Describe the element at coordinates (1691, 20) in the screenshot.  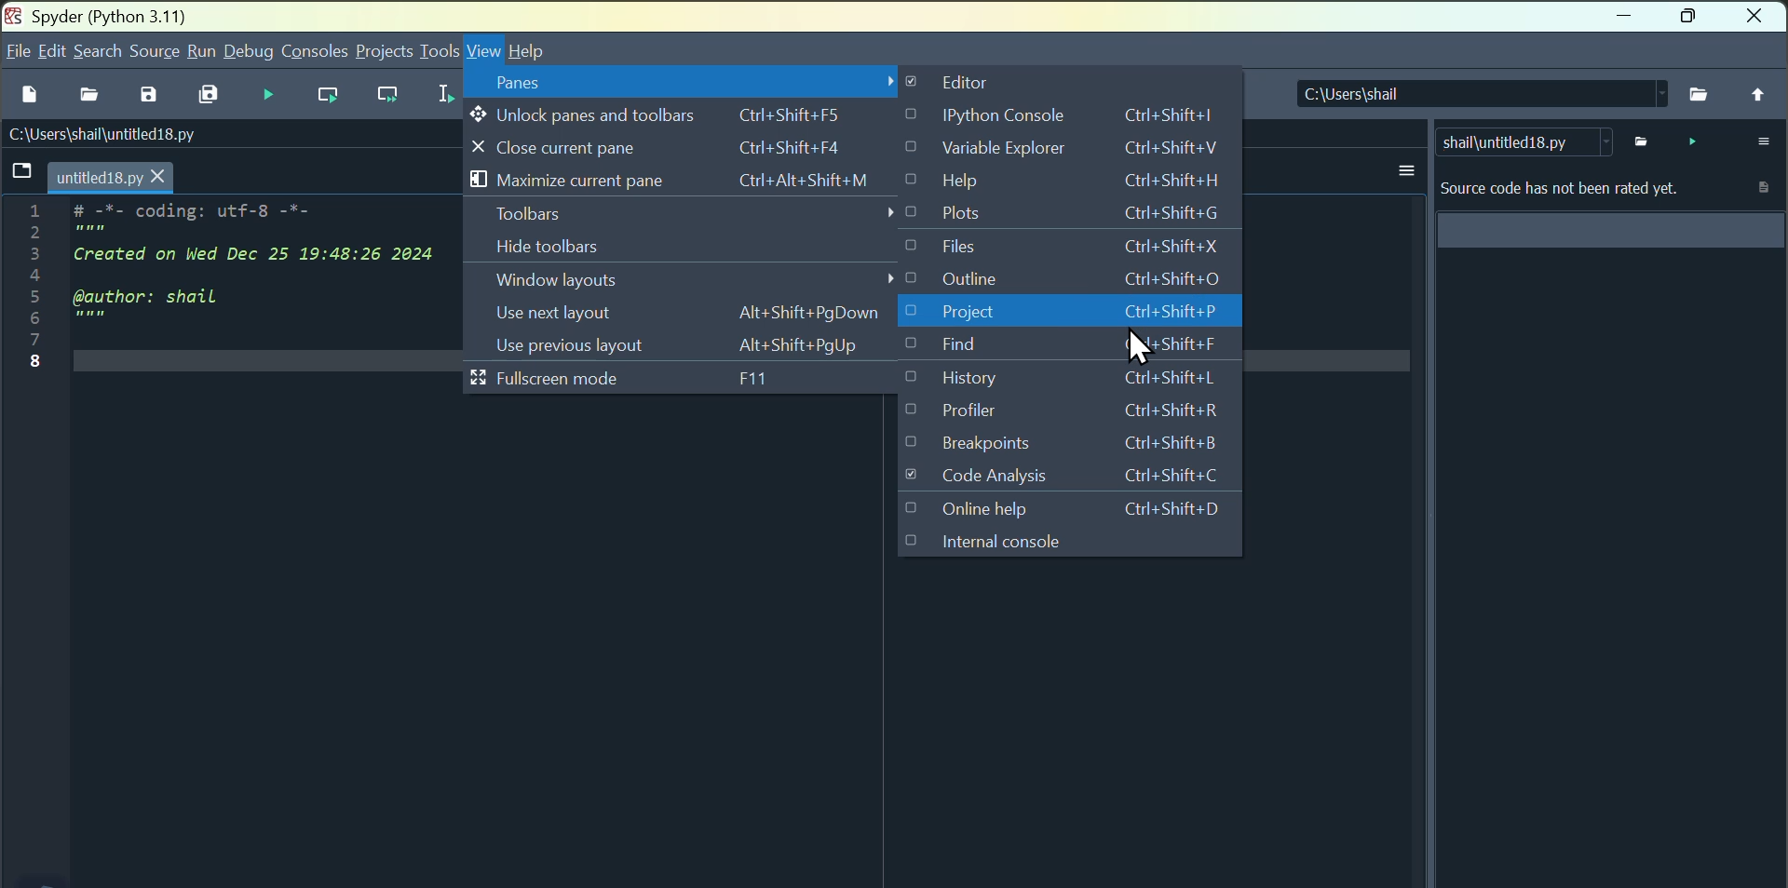
I see `maximise` at that location.